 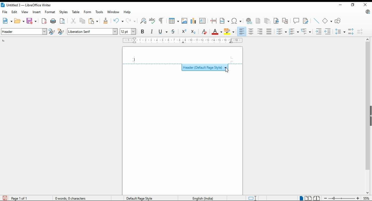 What do you see at coordinates (253, 198) in the screenshot?
I see `toggle cursor` at bounding box center [253, 198].